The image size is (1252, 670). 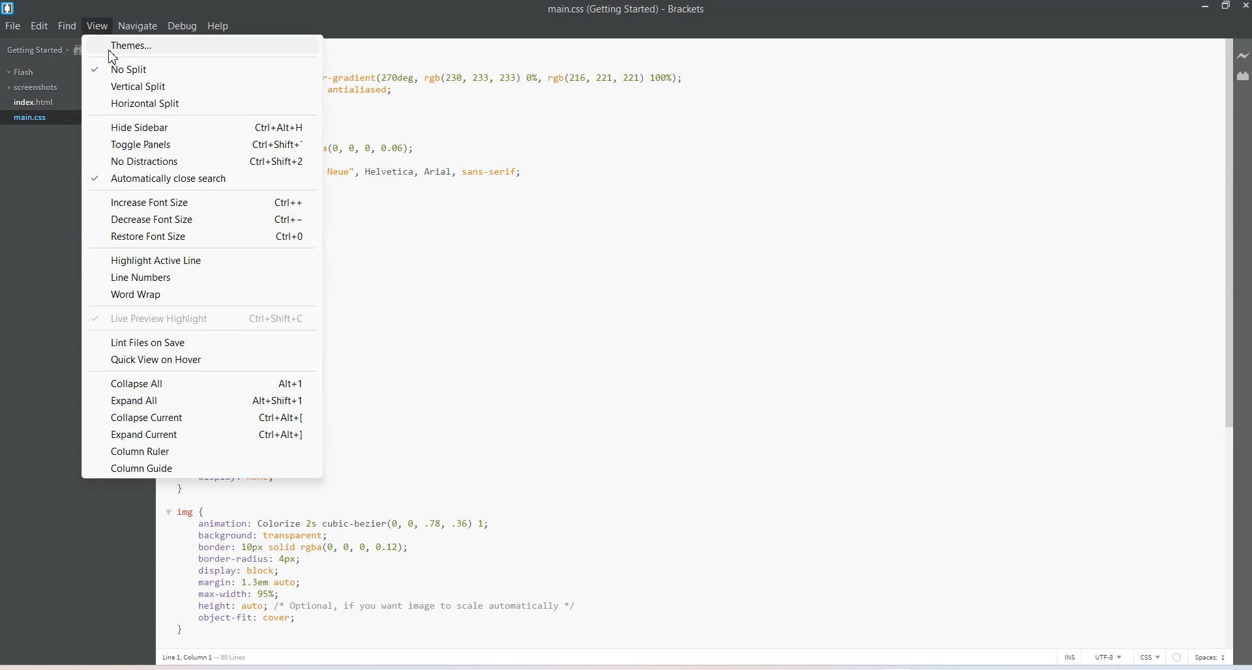 I want to click on main.css, so click(x=36, y=117).